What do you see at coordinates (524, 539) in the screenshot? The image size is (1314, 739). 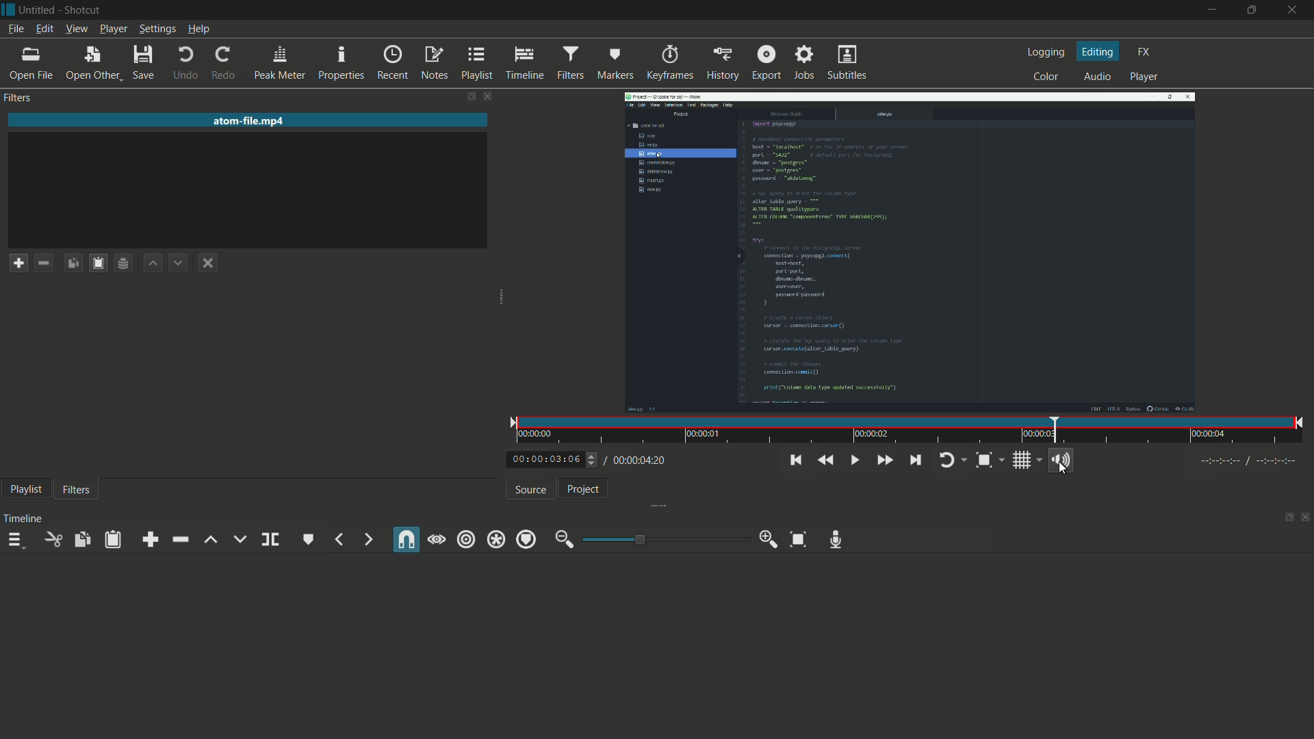 I see `ripple marker` at bounding box center [524, 539].